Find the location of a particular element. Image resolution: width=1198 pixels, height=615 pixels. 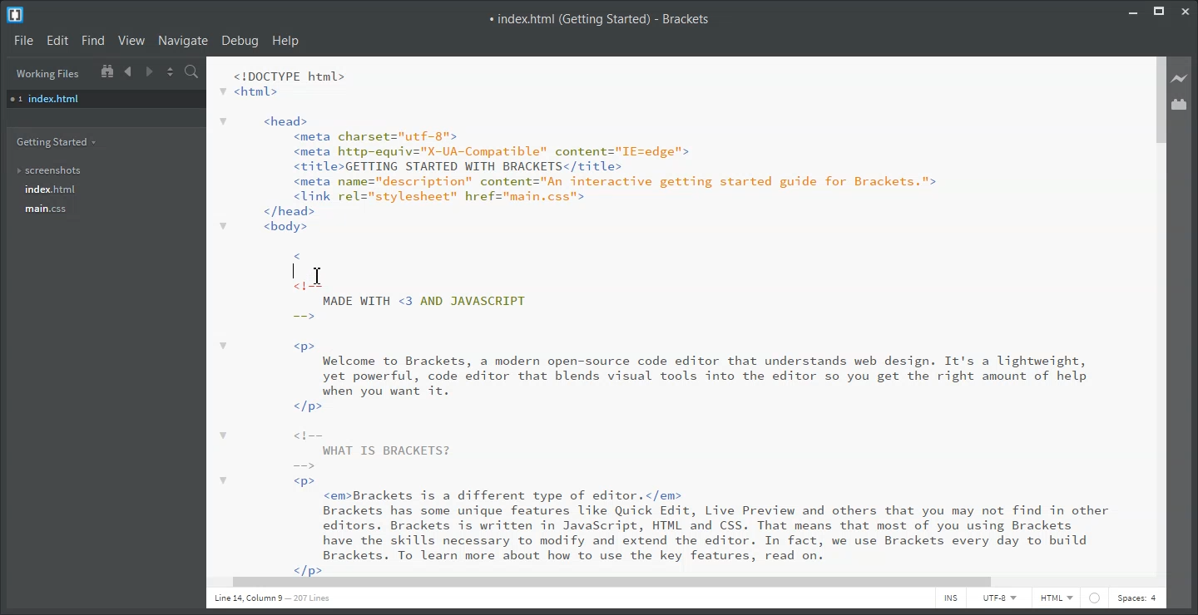

UTF-8 is located at coordinates (1001, 599).